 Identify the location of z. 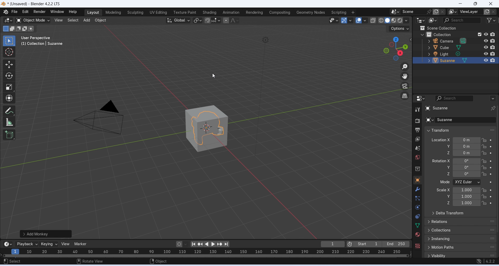
(445, 174).